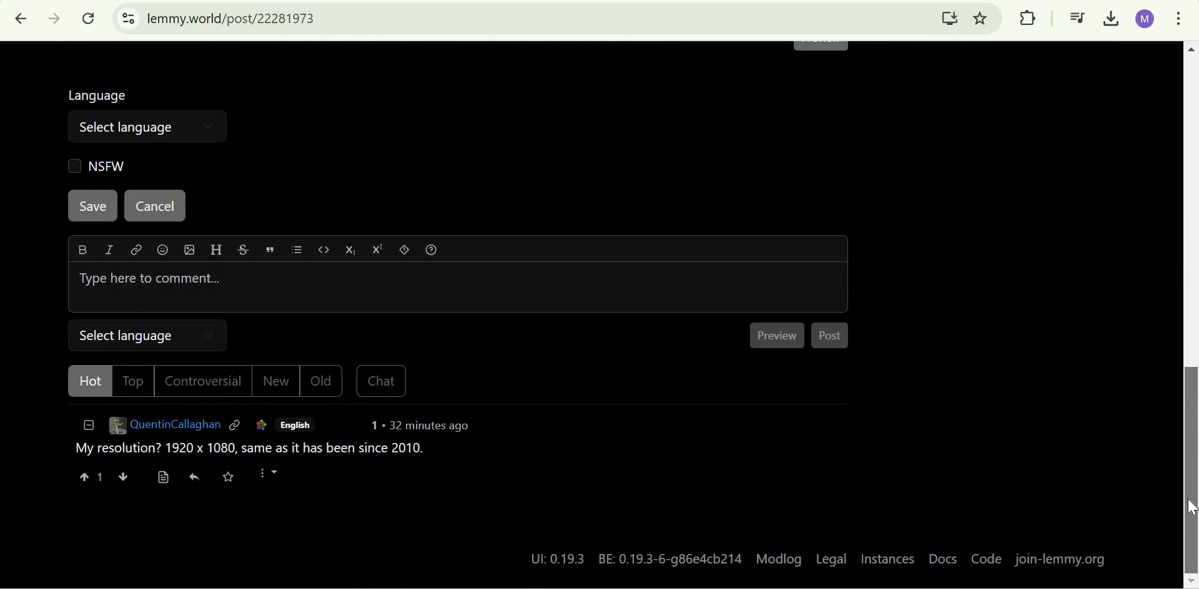  Describe the element at coordinates (259, 426) in the screenshot. I see `link` at that location.